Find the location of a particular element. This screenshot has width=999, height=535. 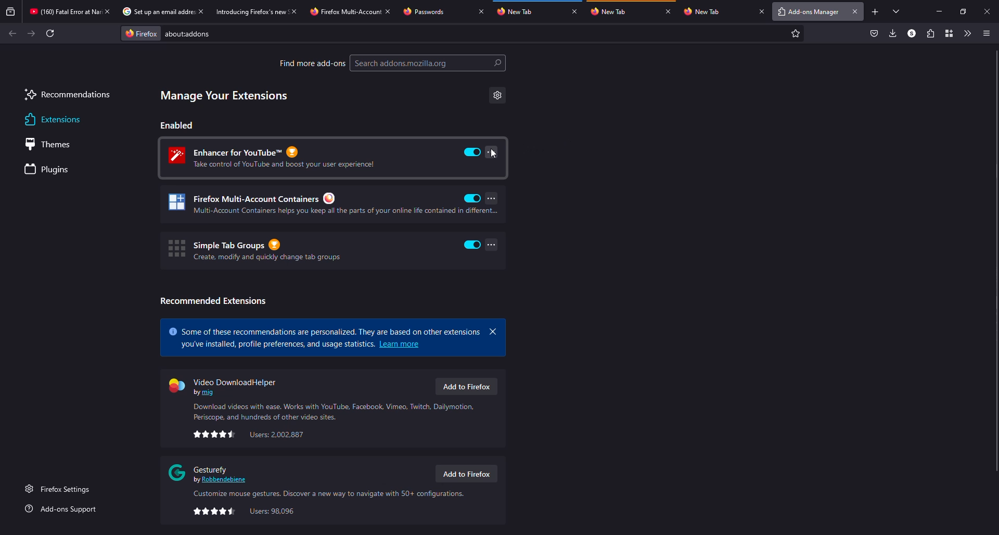

Add current page to favorite is located at coordinates (796, 33).